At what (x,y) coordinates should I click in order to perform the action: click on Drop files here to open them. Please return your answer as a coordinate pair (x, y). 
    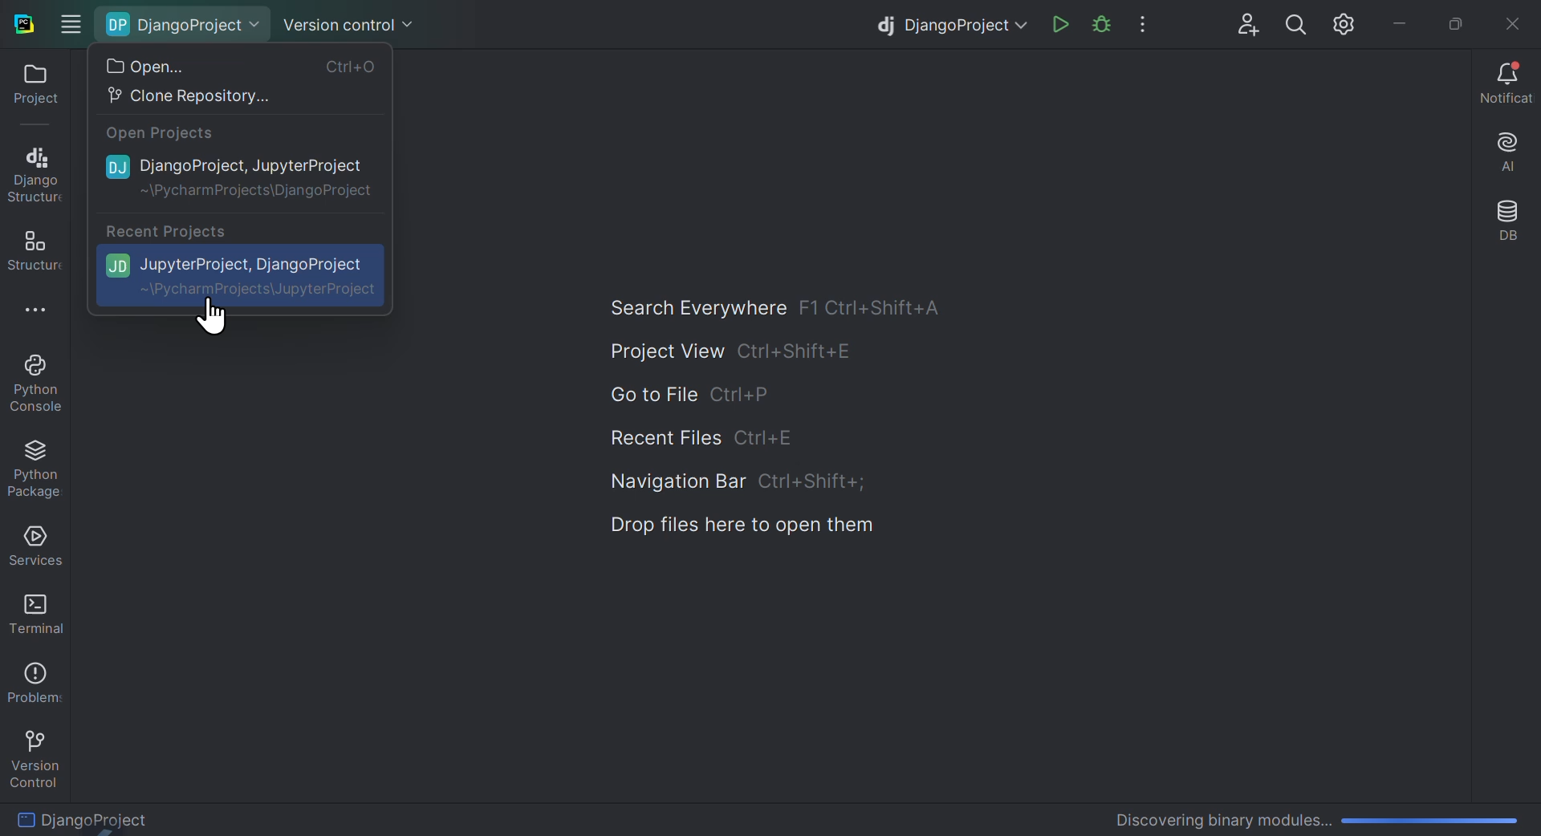
    Looking at the image, I should click on (738, 521).